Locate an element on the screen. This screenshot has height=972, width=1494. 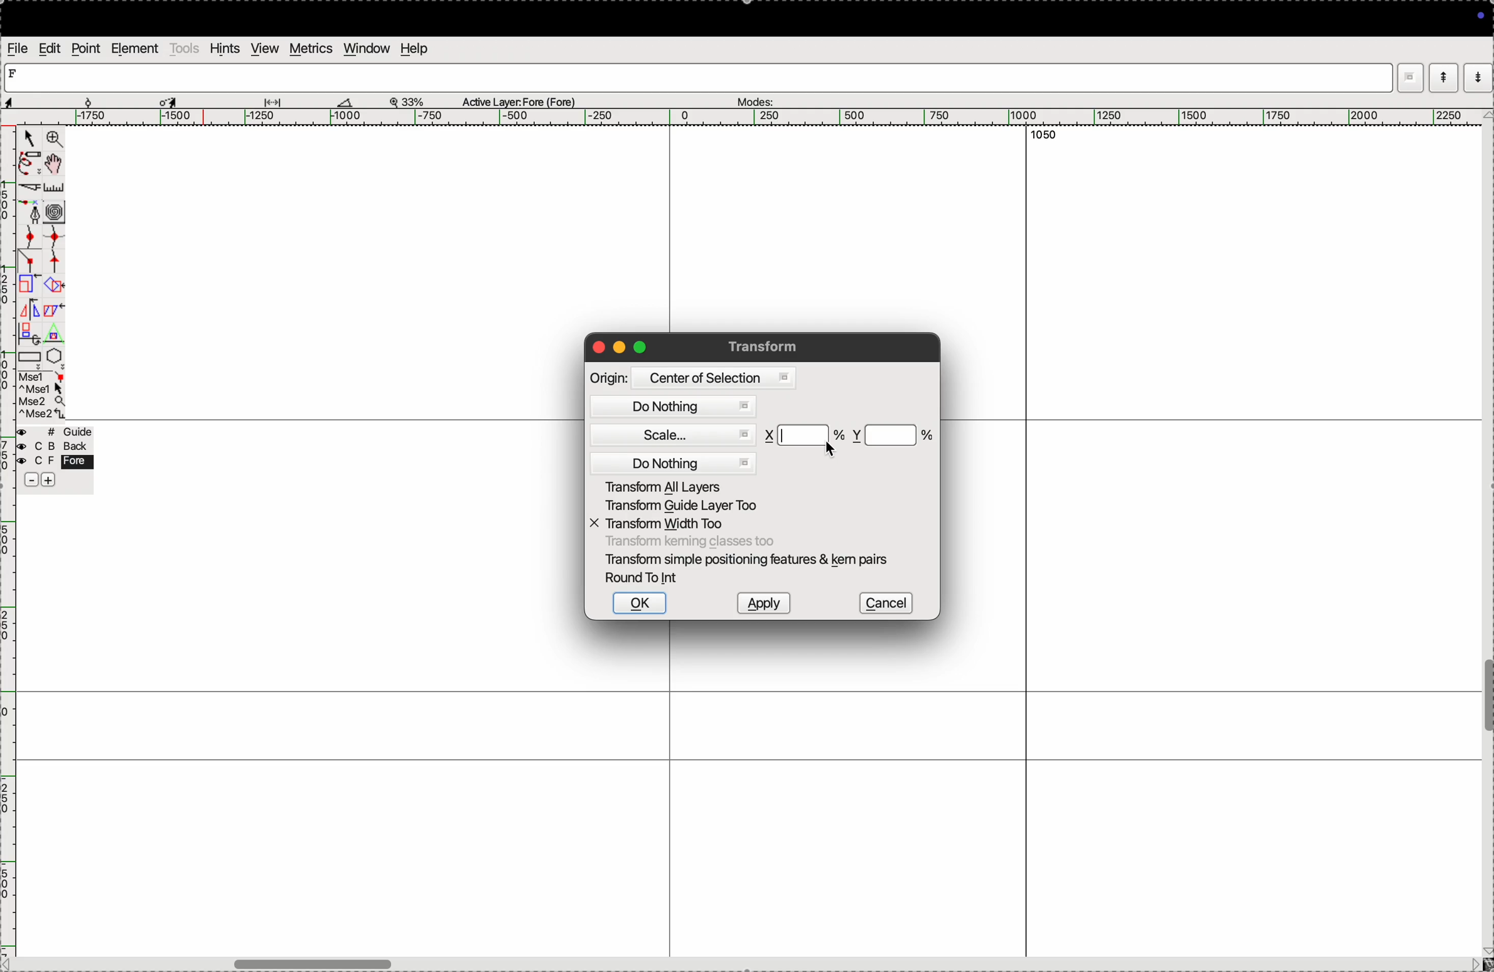
zoom perecent is located at coordinates (407, 100).